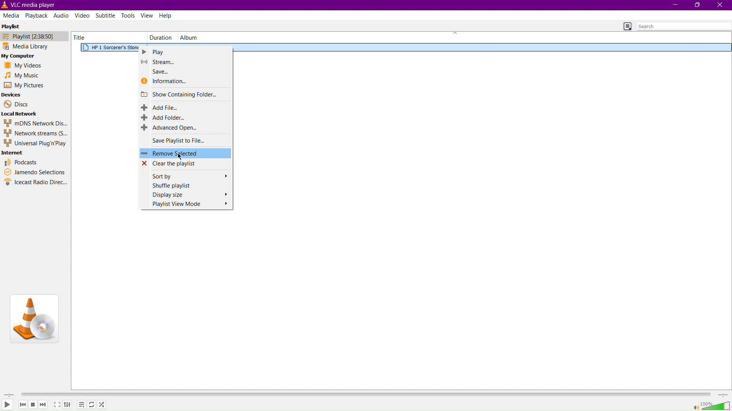 The image size is (732, 411). What do you see at coordinates (67, 404) in the screenshot?
I see `Extended settings` at bounding box center [67, 404].